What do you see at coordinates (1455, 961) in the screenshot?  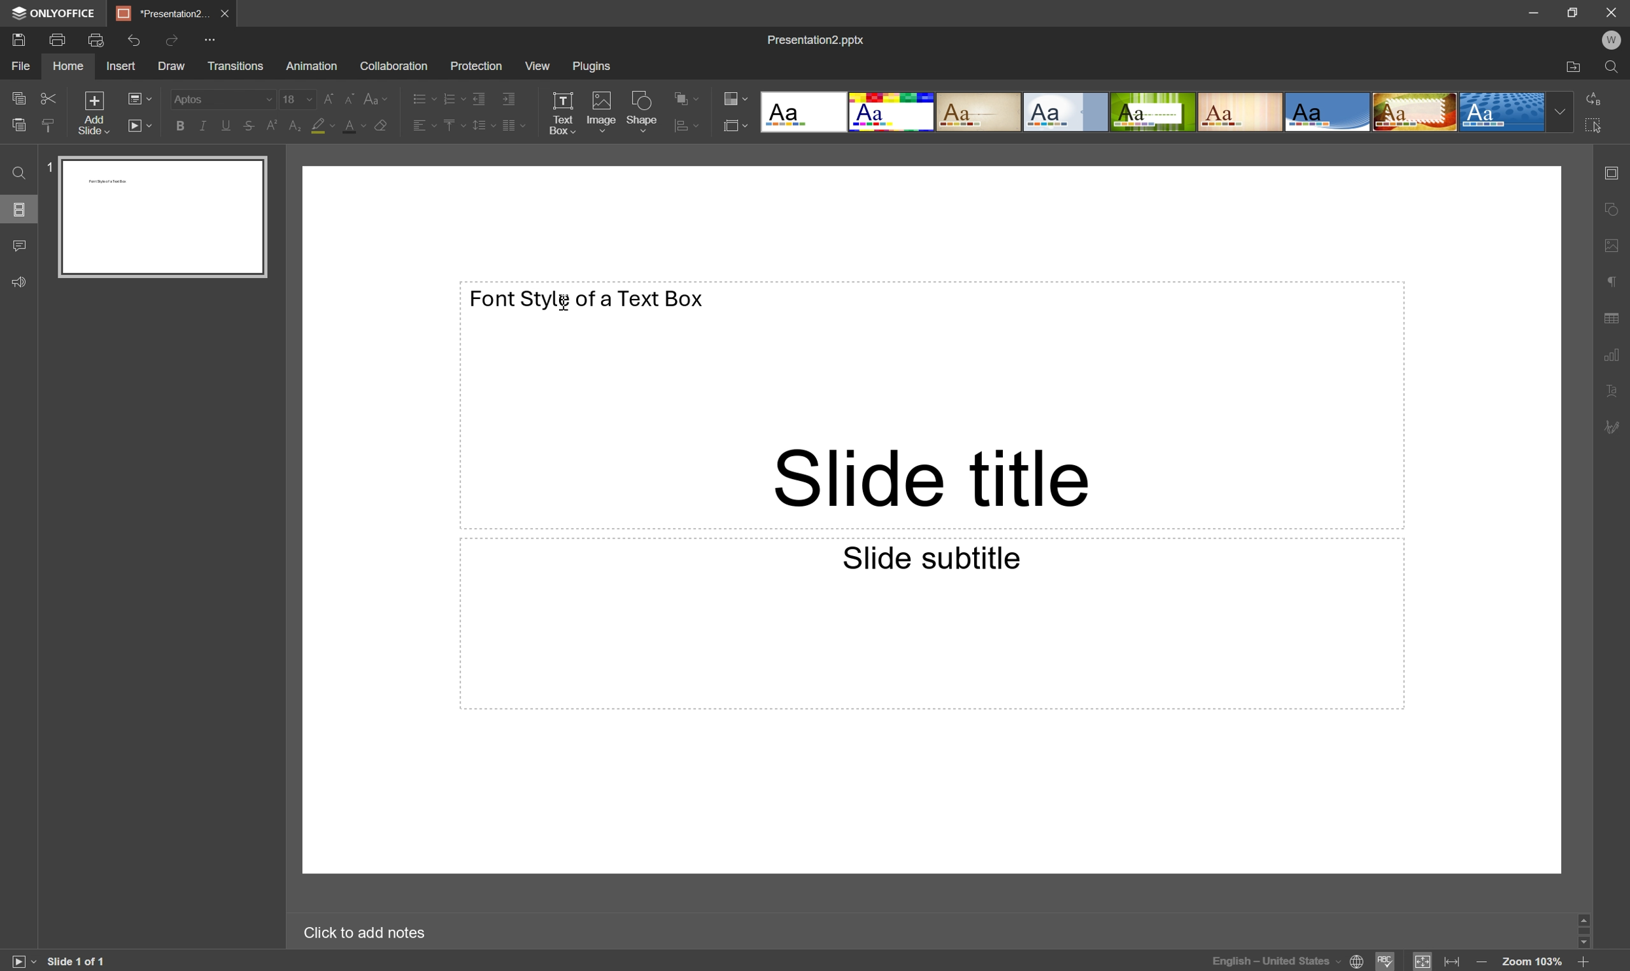 I see `Fit to width` at bounding box center [1455, 961].